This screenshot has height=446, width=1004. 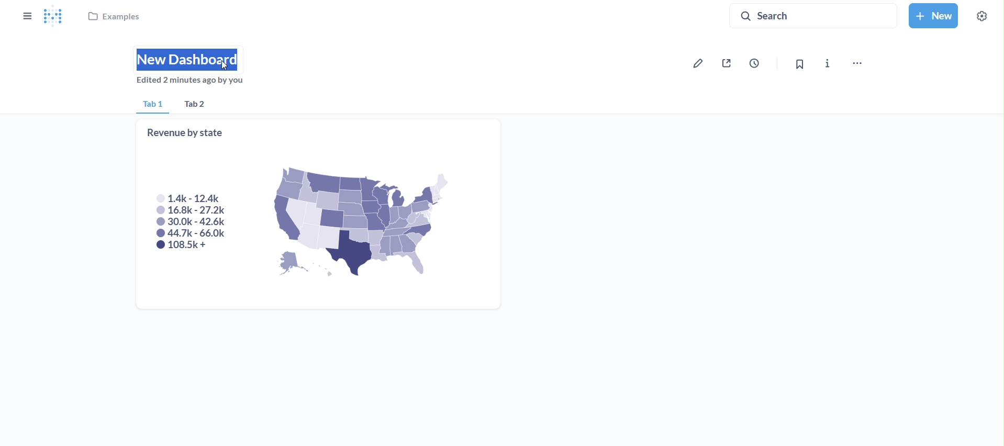 What do you see at coordinates (797, 64) in the screenshot?
I see `bookmark` at bounding box center [797, 64].